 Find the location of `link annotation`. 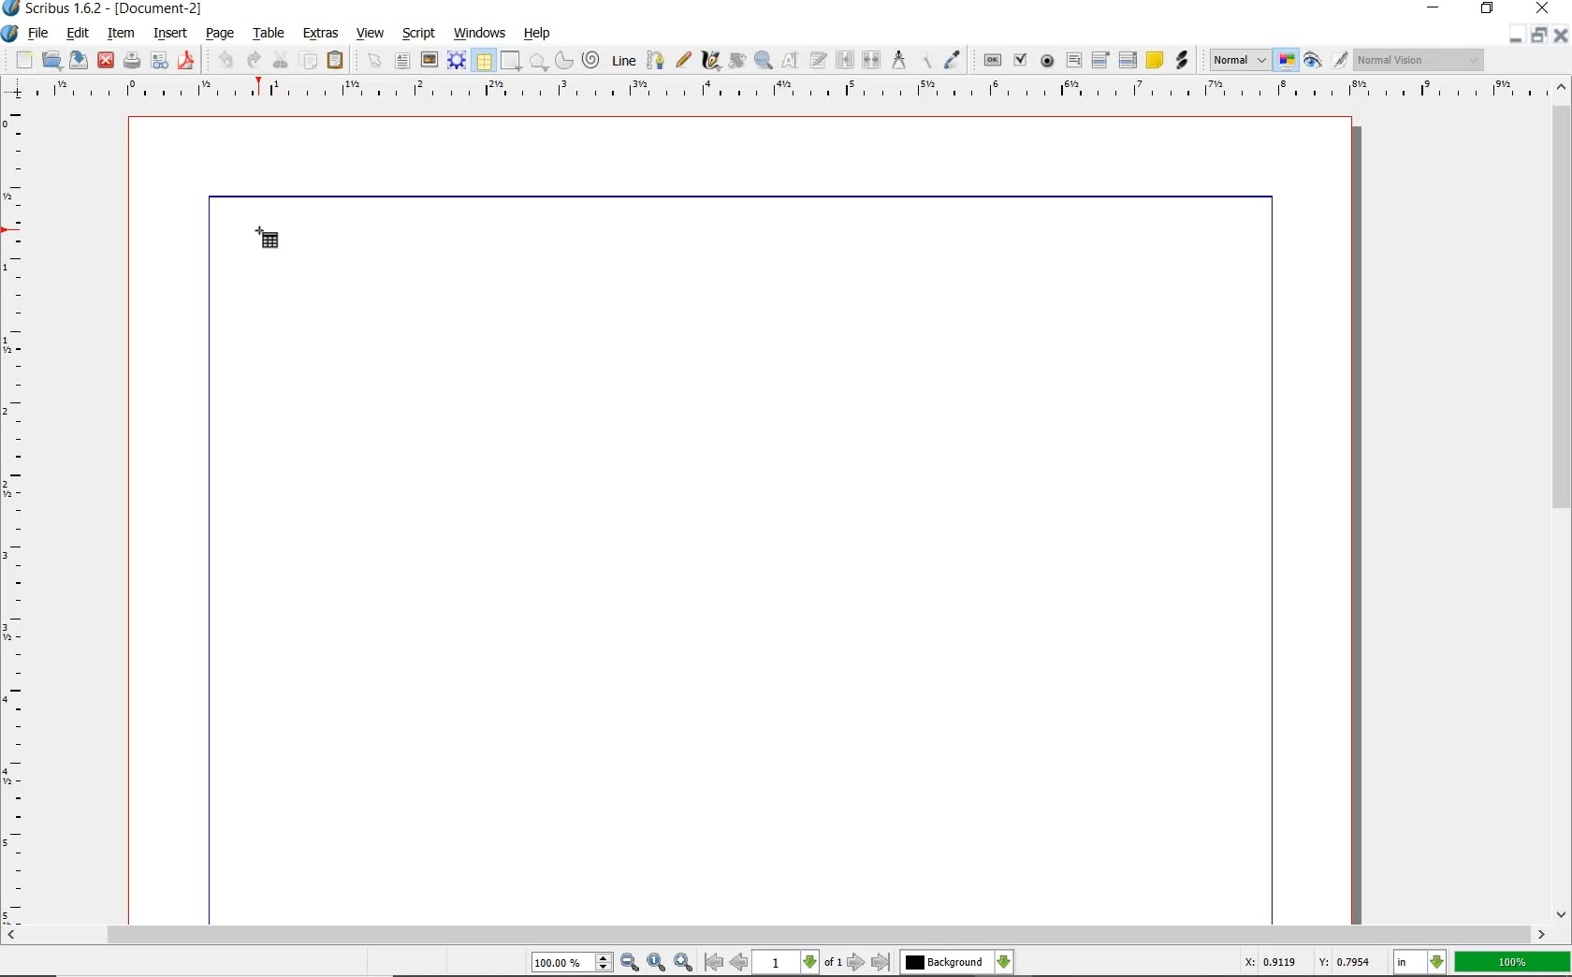

link annotation is located at coordinates (1186, 61).